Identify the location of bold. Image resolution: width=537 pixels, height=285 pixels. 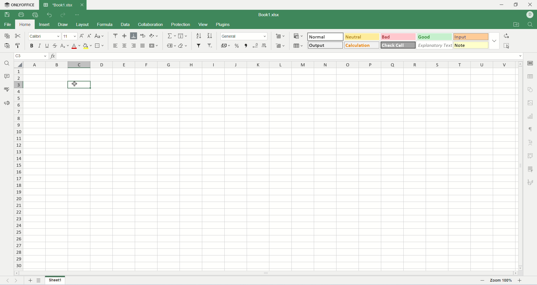
(31, 46).